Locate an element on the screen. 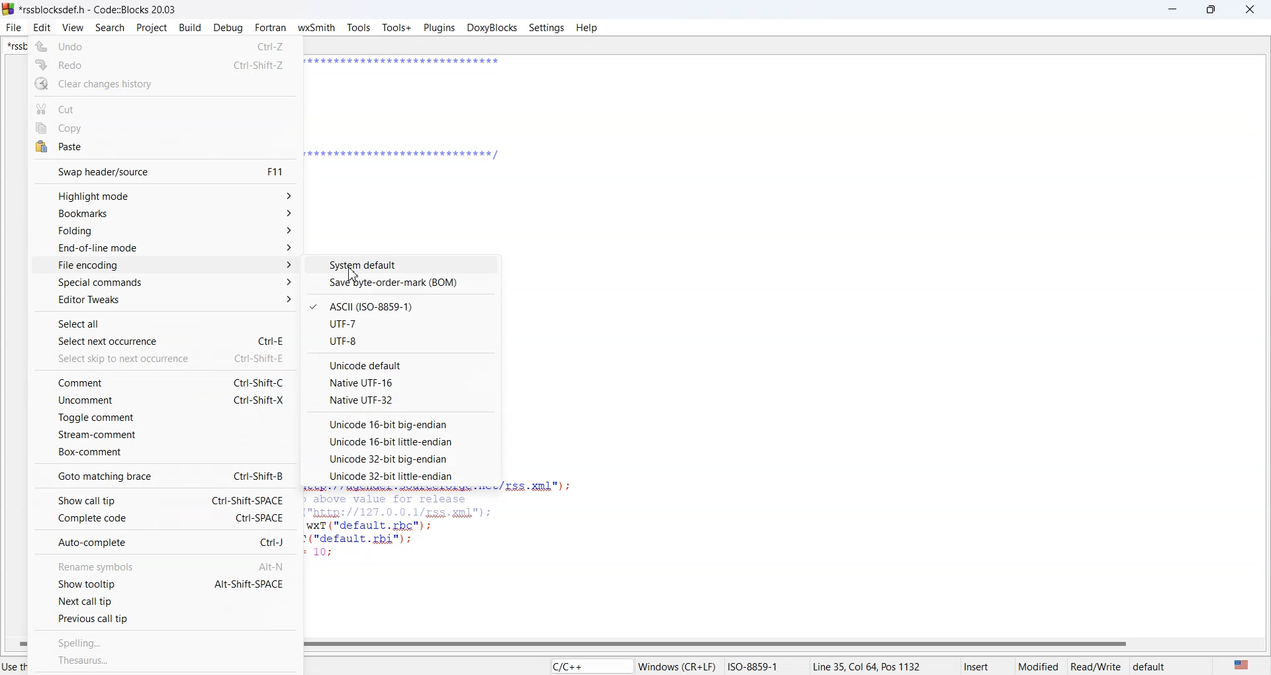 The height and width of the screenshot is (675, 1271). Build is located at coordinates (191, 27).